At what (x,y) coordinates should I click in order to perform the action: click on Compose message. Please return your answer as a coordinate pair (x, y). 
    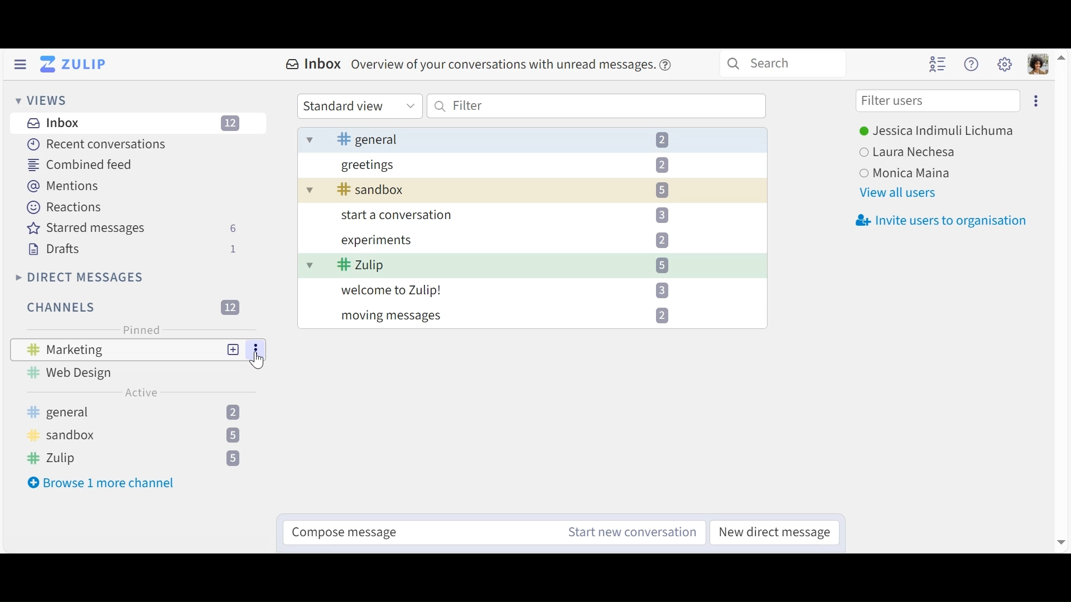
    Looking at the image, I should click on (351, 535).